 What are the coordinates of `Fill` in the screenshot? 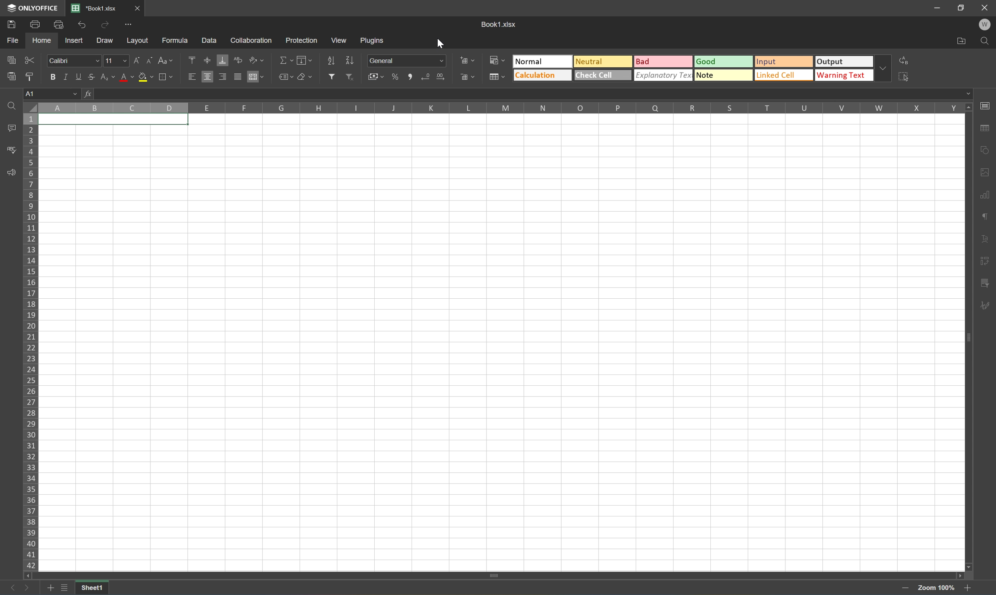 It's located at (304, 61).